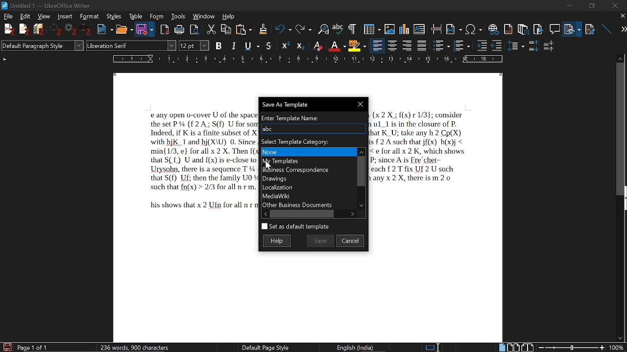 This screenshot has width=627, height=352. Describe the element at coordinates (337, 44) in the screenshot. I see `Subscript` at that location.